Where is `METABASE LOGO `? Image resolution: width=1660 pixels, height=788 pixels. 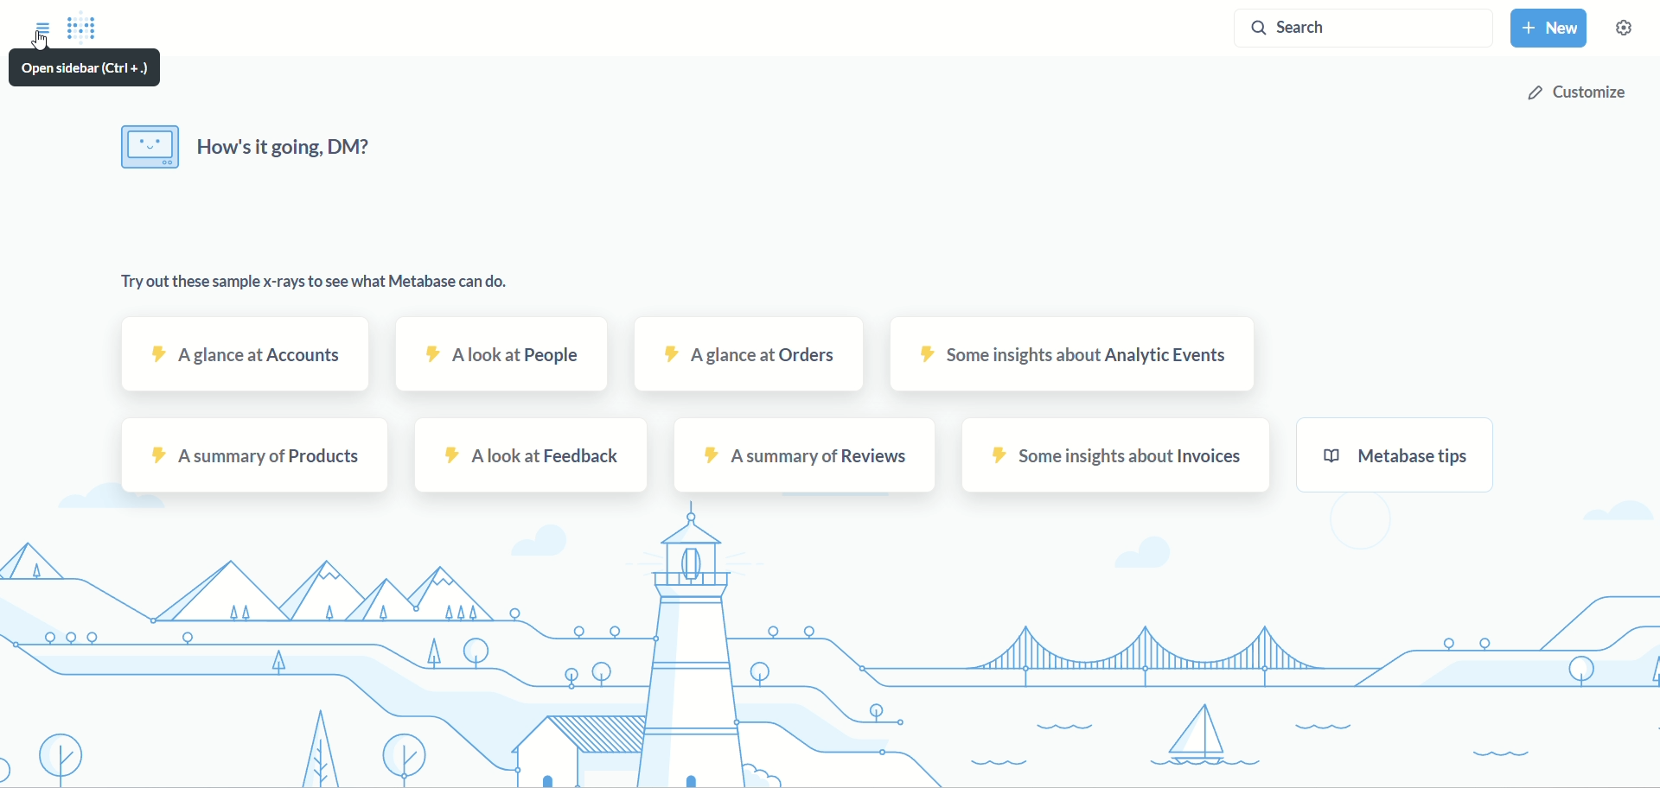 METABASE LOGO  is located at coordinates (89, 29).